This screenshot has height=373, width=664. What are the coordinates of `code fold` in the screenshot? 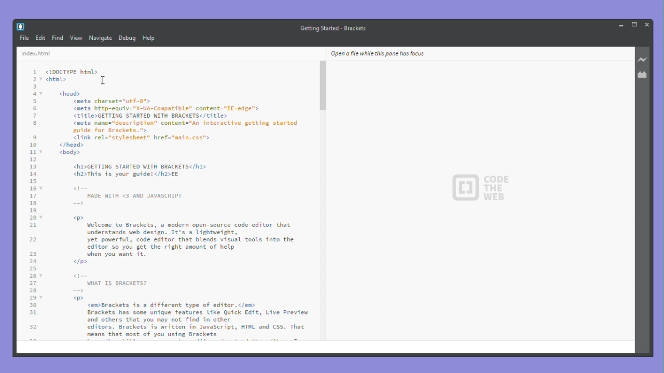 It's located at (42, 218).